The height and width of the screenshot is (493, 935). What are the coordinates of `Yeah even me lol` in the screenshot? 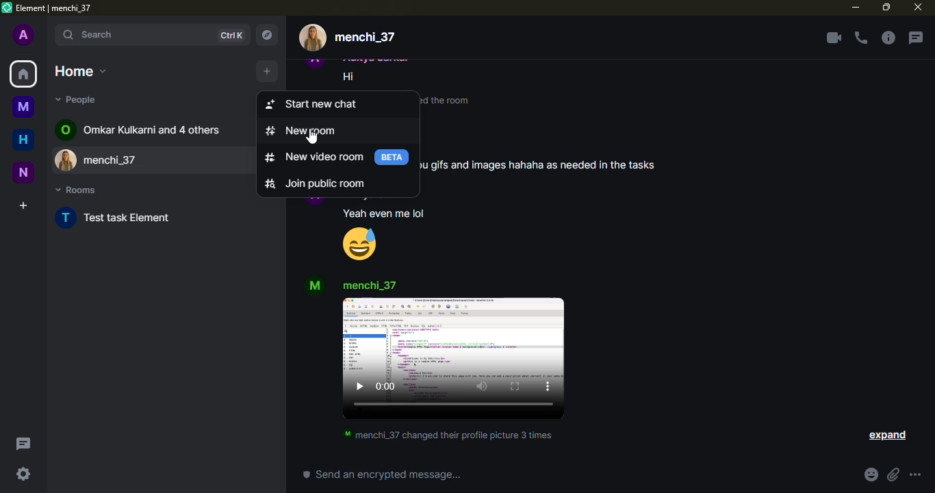 It's located at (384, 214).